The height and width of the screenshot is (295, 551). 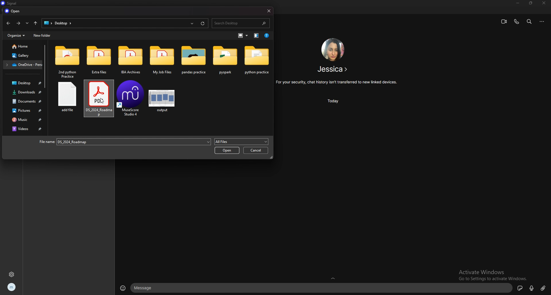 What do you see at coordinates (22, 46) in the screenshot?
I see `home` at bounding box center [22, 46].